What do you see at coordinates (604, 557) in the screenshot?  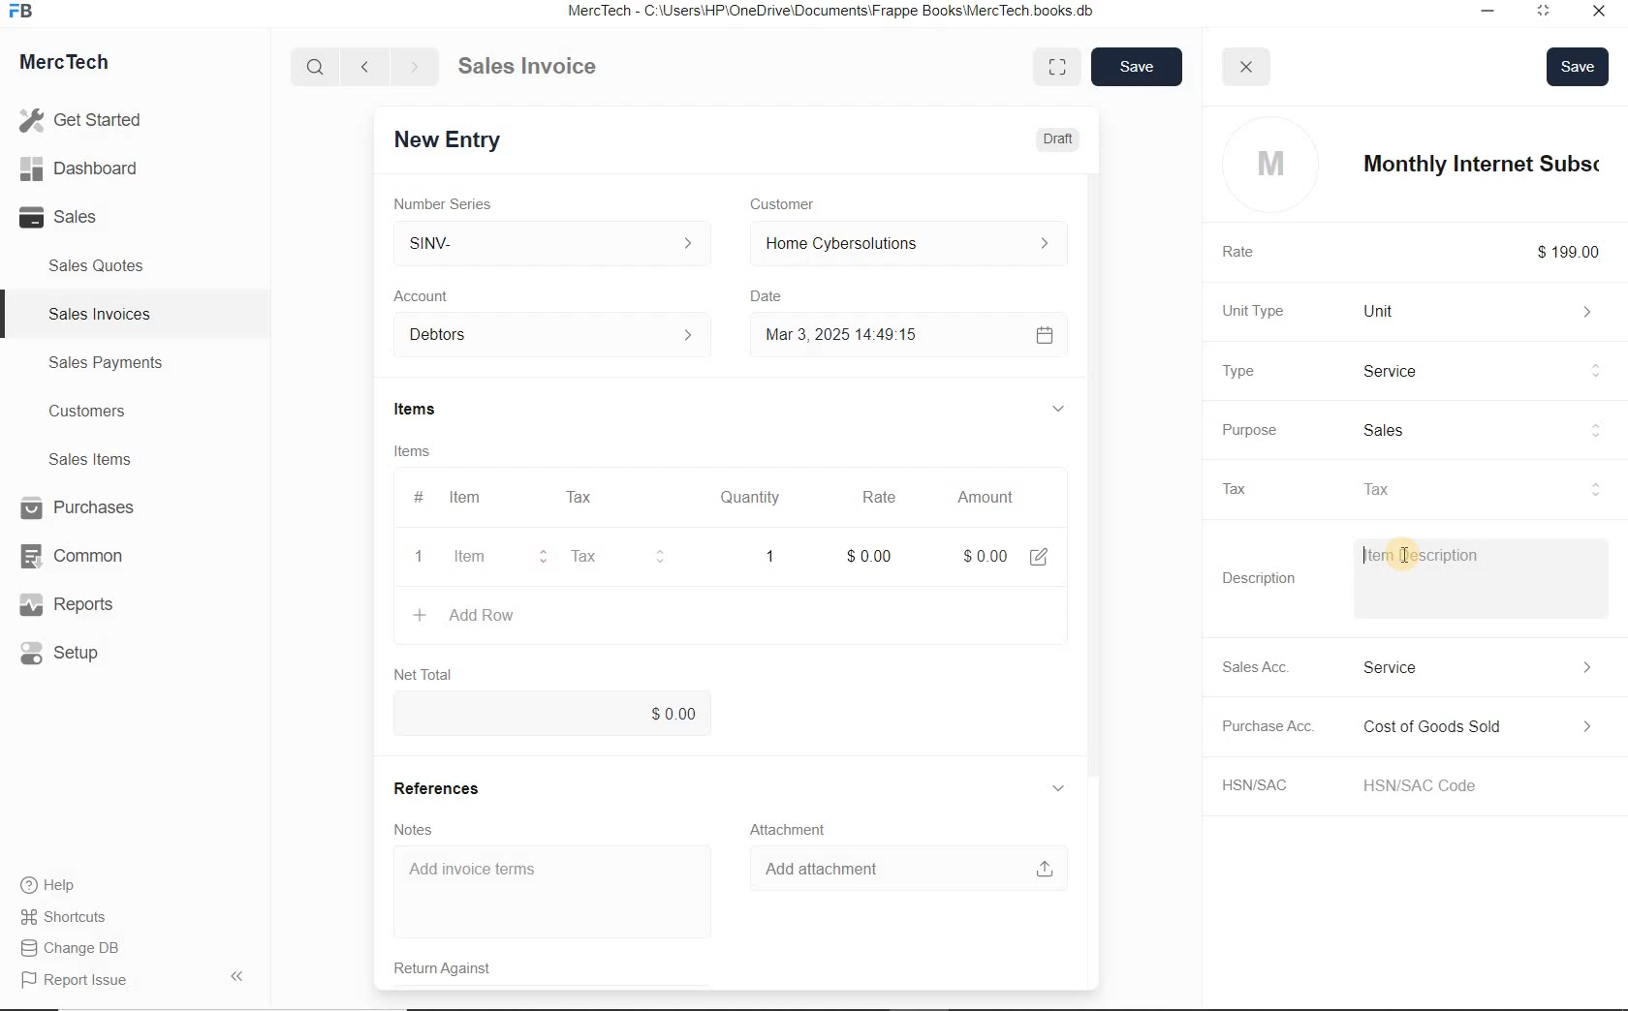 I see `Tax` at bounding box center [604, 557].